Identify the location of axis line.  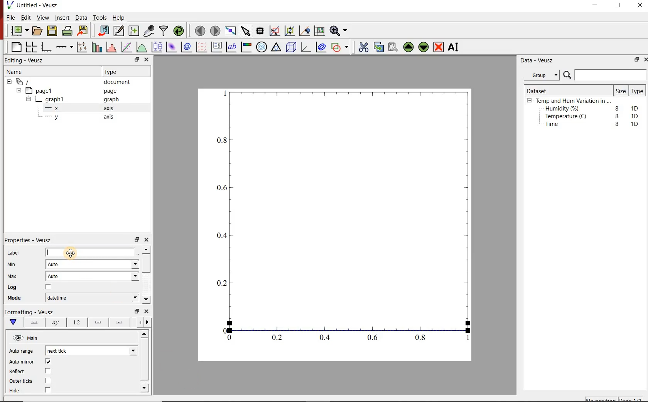
(35, 323).